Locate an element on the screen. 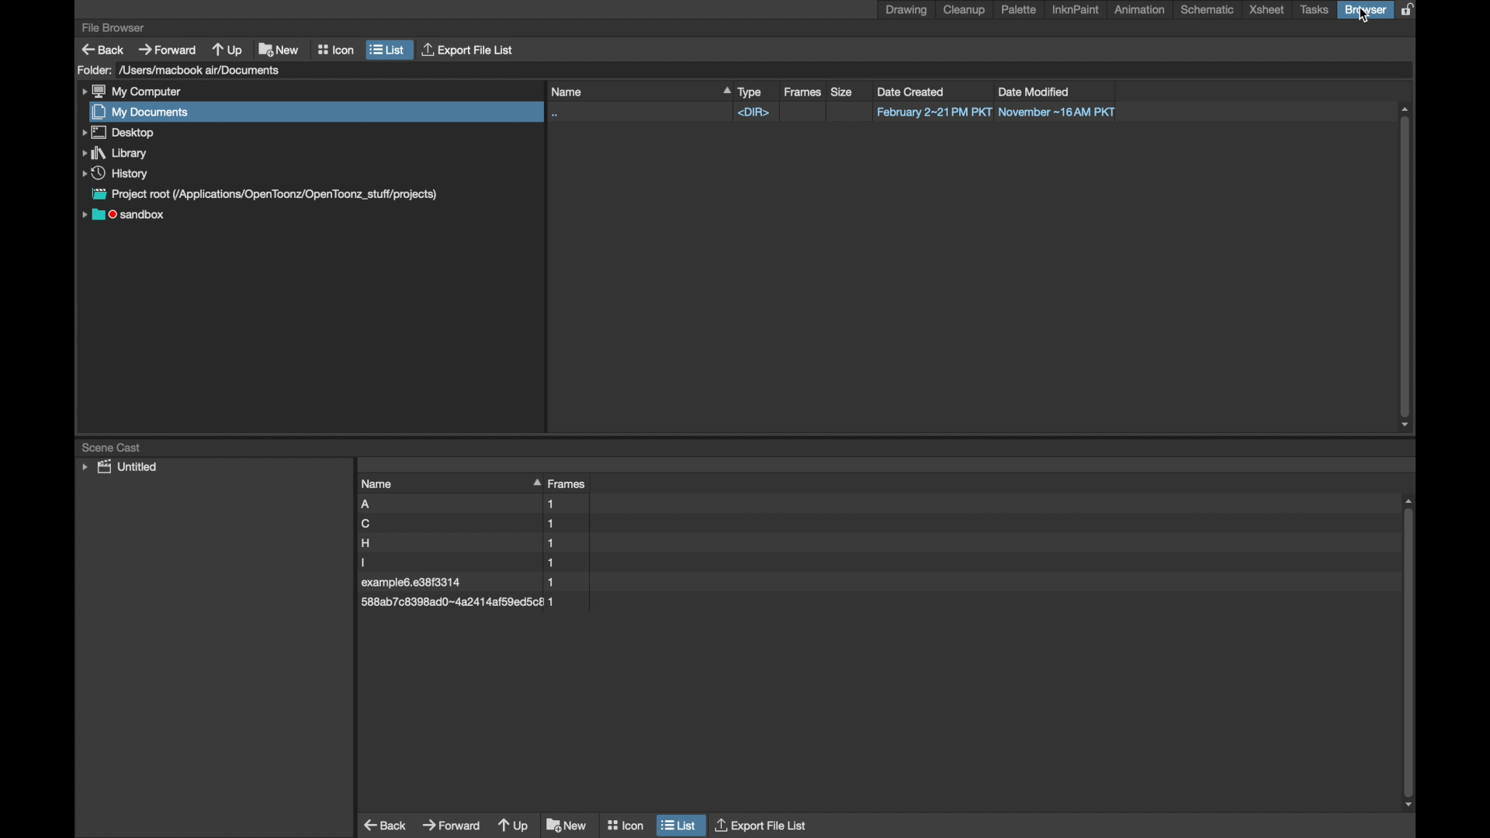 The height and width of the screenshot is (838, 1490). scroll box is located at coordinates (1410, 654).